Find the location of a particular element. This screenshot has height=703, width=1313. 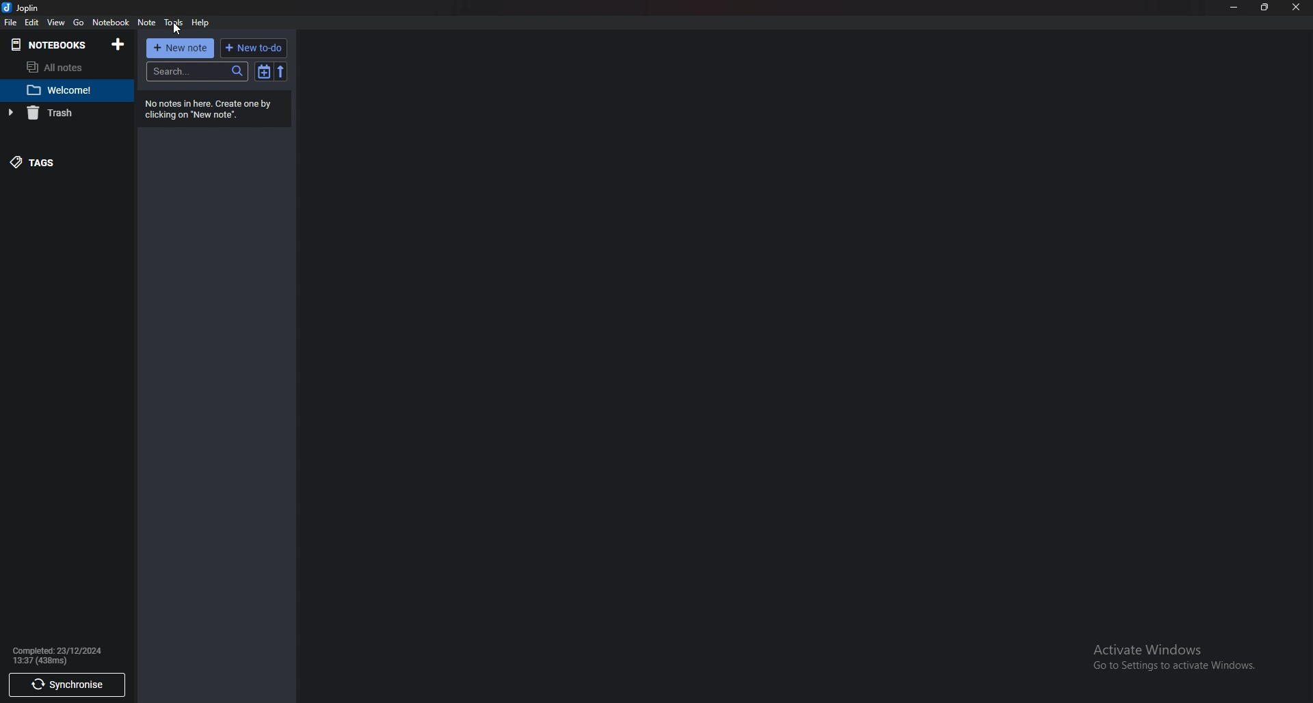

Edit is located at coordinates (32, 23).